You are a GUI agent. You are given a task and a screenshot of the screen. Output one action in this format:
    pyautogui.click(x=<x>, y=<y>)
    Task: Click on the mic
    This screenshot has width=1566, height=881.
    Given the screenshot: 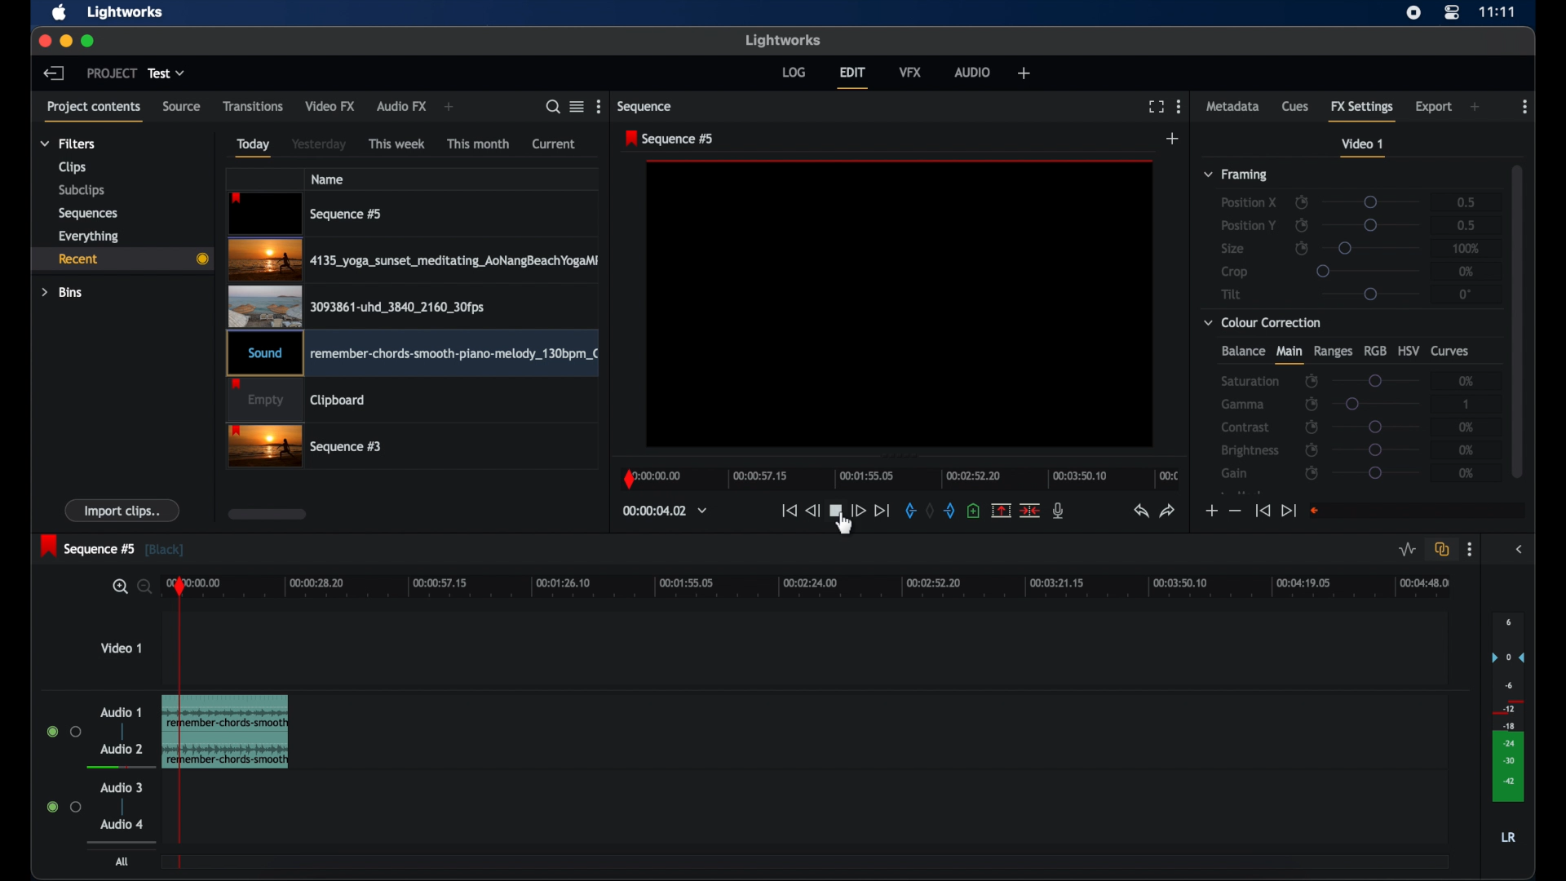 What is the action you would take?
    pyautogui.click(x=1059, y=511)
    